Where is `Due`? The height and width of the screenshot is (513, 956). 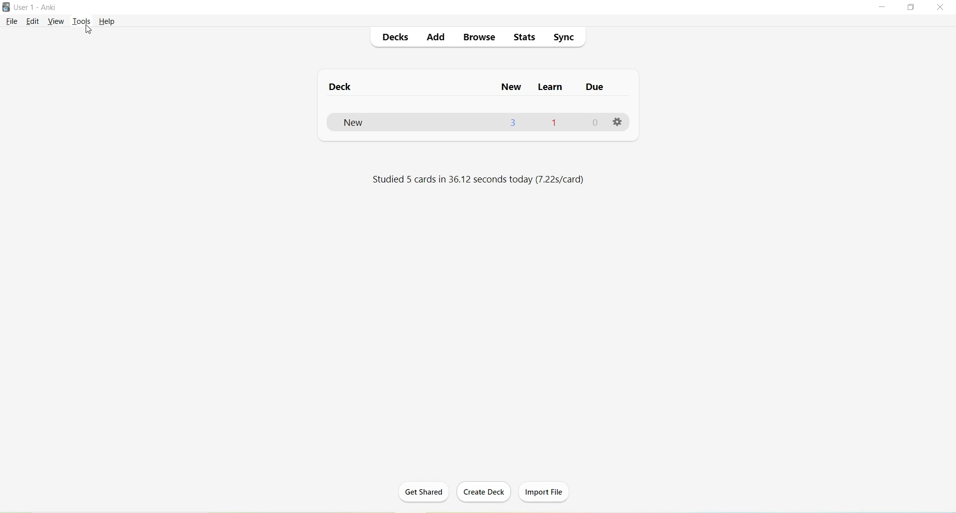 Due is located at coordinates (595, 89).